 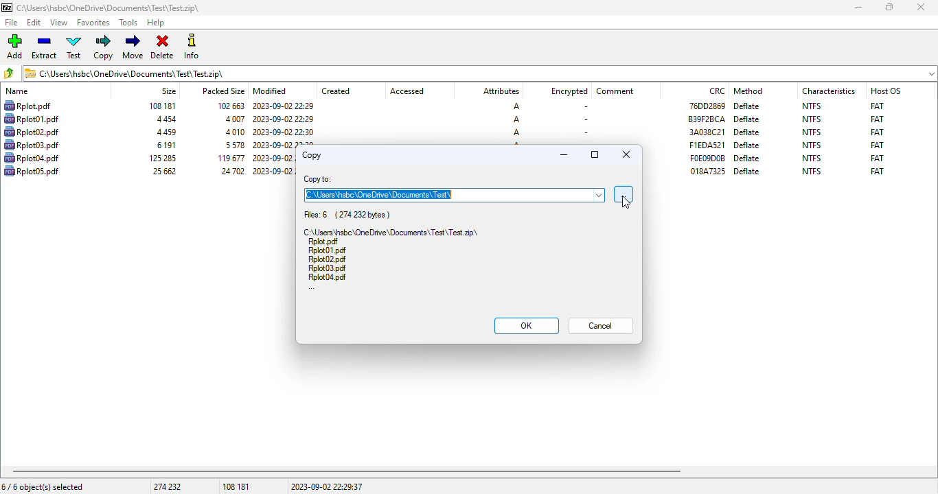 What do you see at coordinates (625, 202) in the screenshot?
I see `cursor` at bounding box center [625, 202].